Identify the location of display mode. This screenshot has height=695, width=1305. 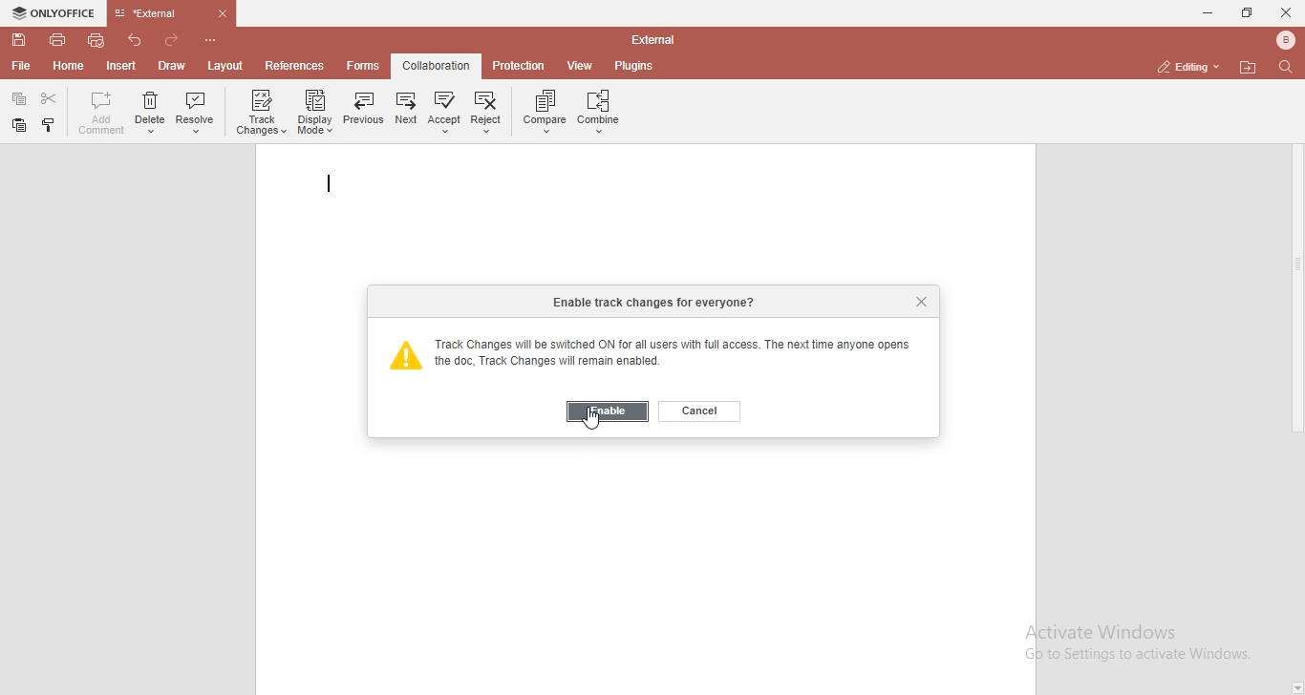
(315, 111).